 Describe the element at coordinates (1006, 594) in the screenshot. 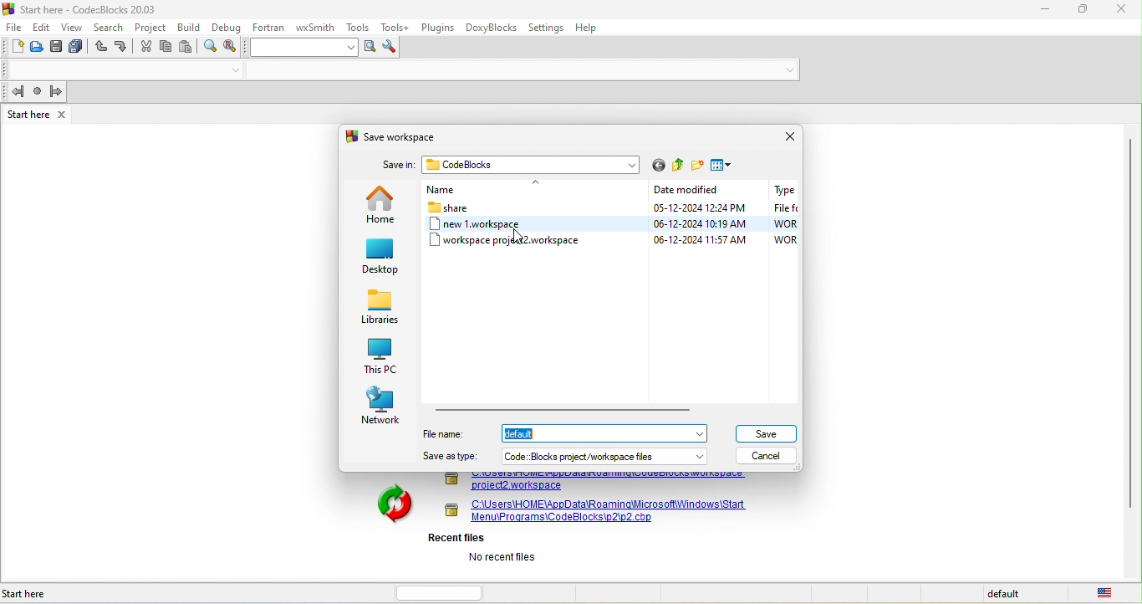

I see `default` at that location.